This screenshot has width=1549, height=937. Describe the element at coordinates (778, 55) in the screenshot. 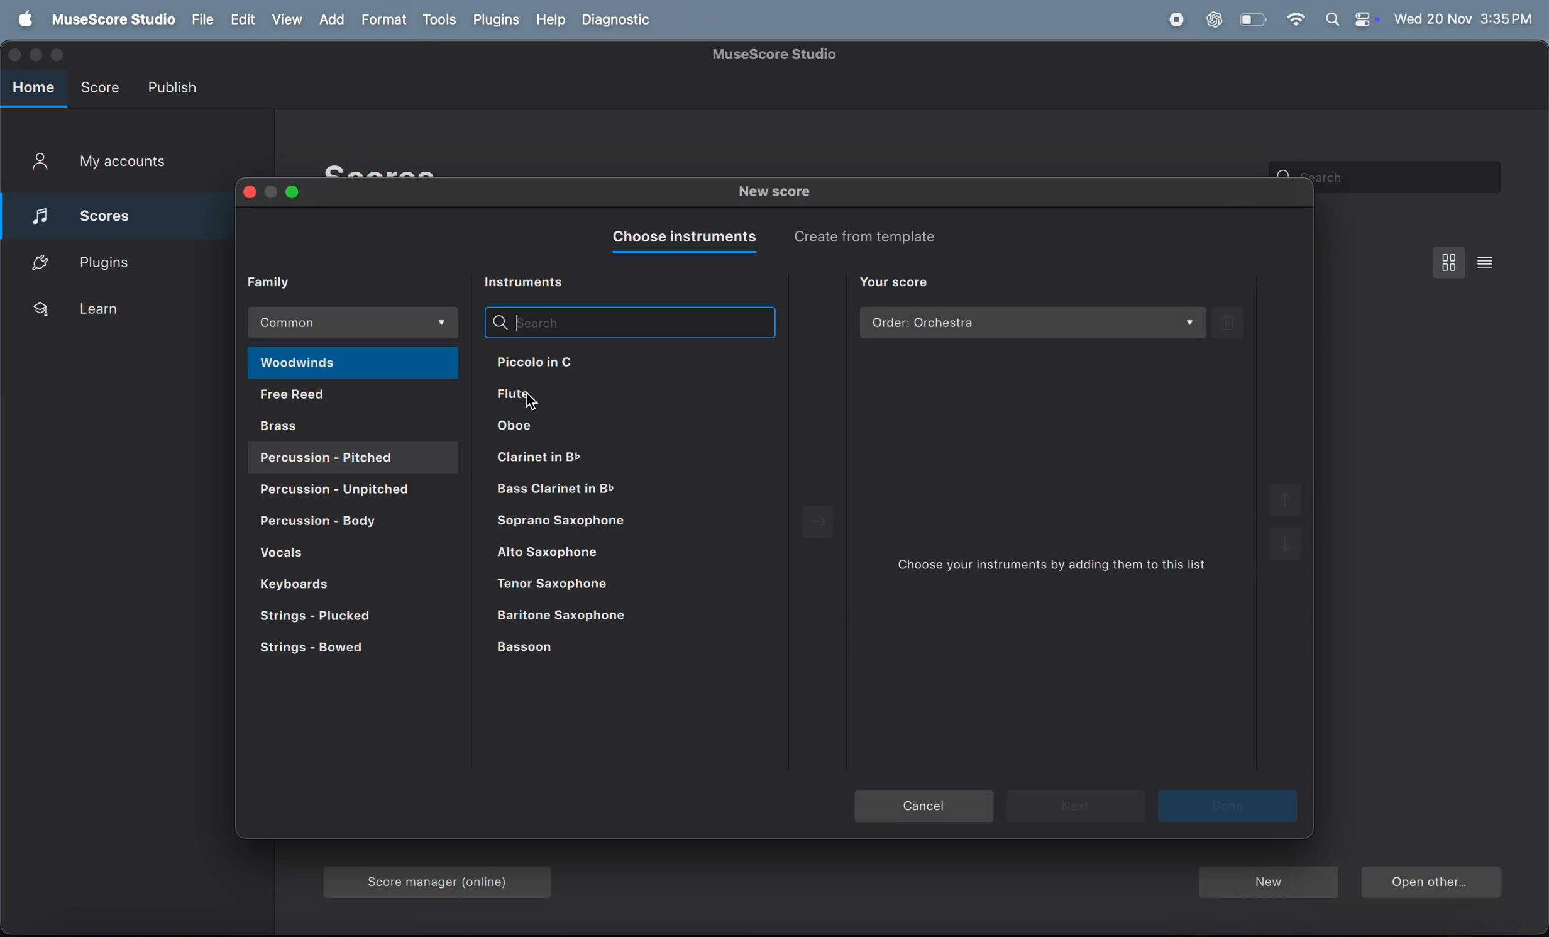

I see `page title` at that location.